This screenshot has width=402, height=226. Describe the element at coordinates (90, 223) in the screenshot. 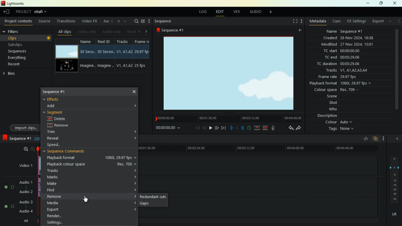

I see `Settings` at that location.